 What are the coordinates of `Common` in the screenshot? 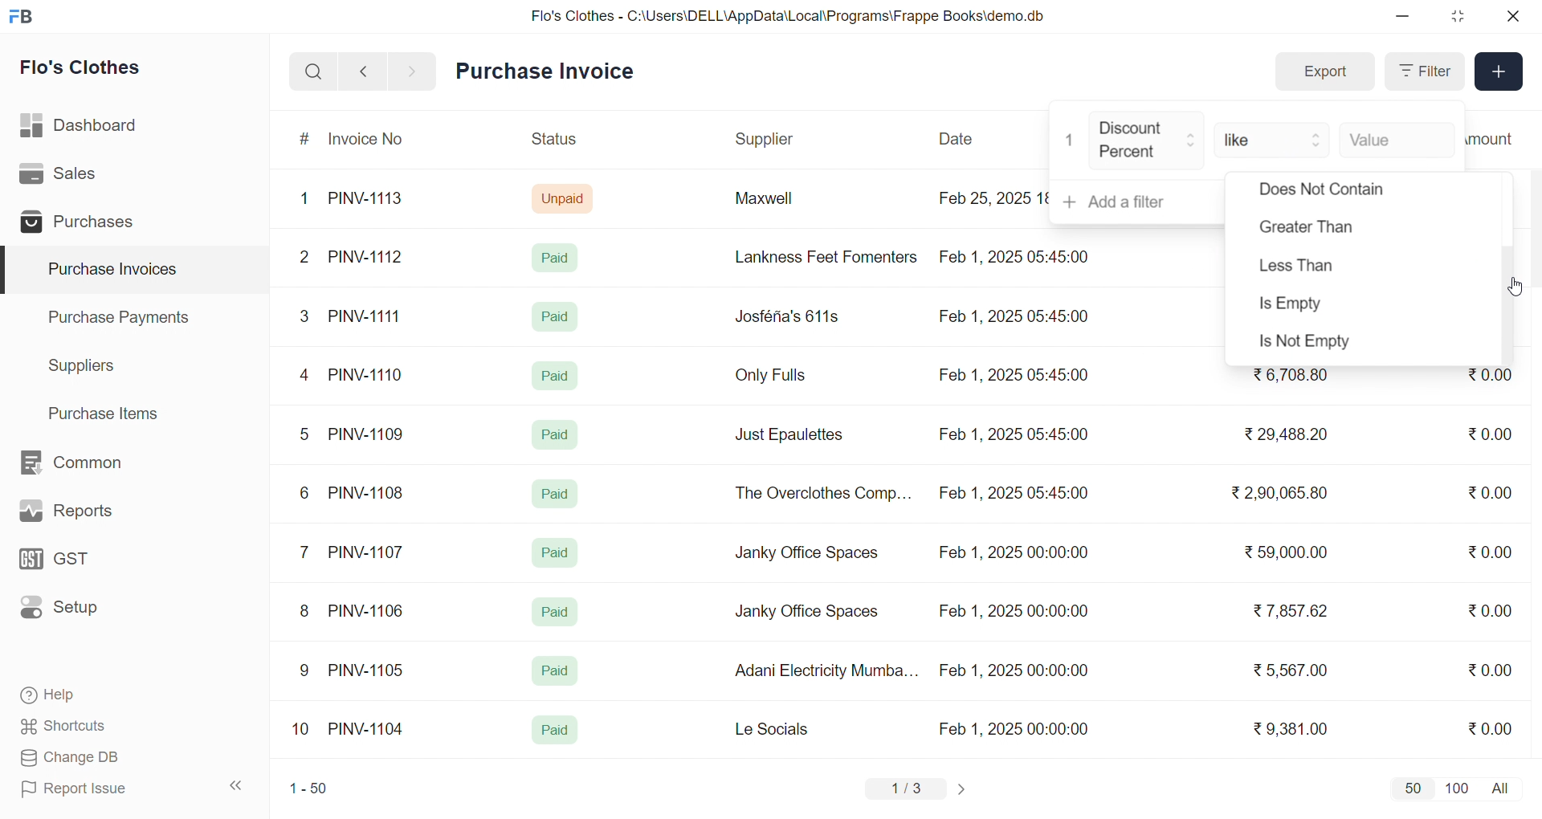 It's located at (88, 463).